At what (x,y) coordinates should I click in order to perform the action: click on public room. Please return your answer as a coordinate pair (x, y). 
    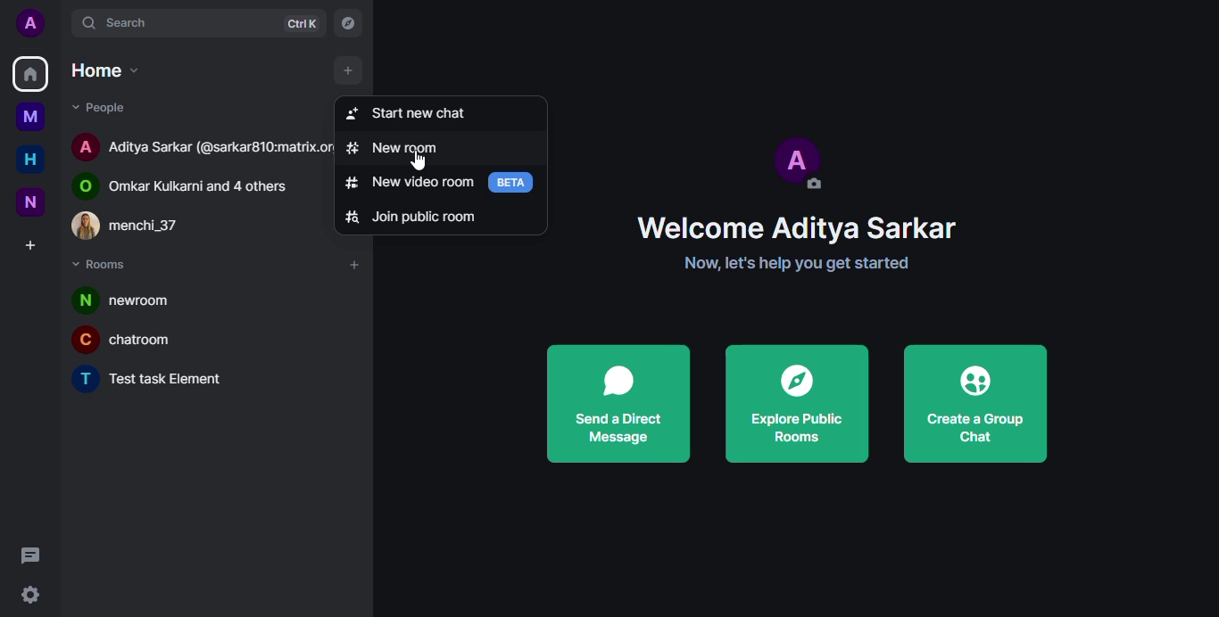
    Looking at the image, I should click on (192, 183).